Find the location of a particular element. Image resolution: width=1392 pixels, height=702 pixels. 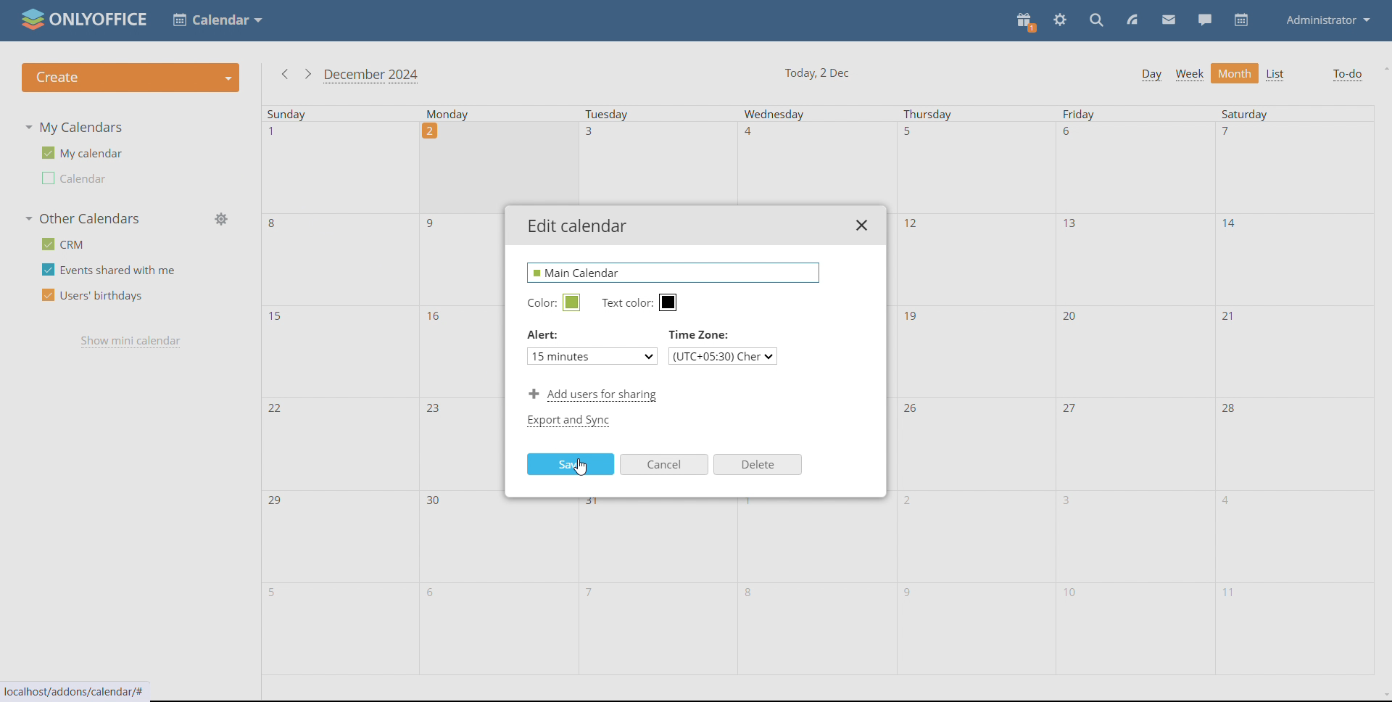

edit calendar is located at coordinates (578, 226).